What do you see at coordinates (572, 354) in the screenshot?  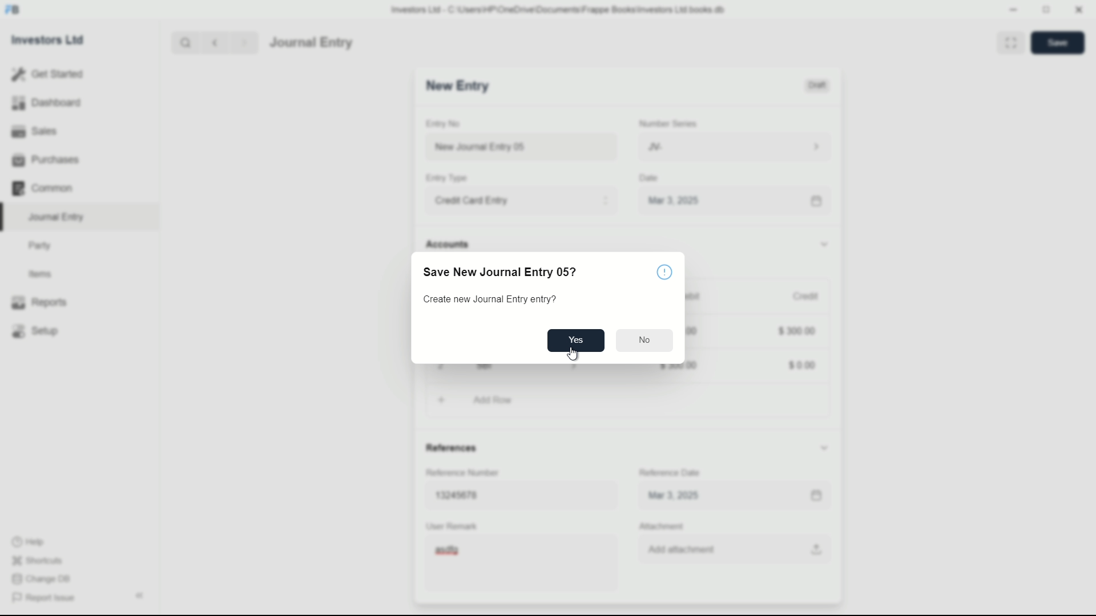 I see `cursor` at bounding box center [572, 354].